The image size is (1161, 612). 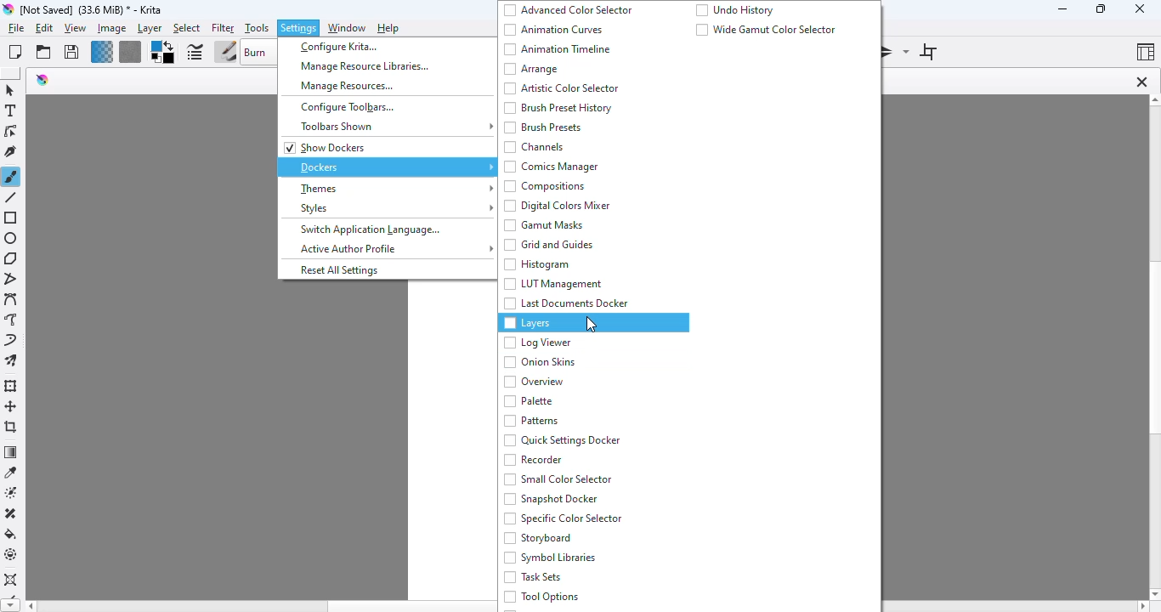 I want to click on move a layer, so click(x=11, y=406).